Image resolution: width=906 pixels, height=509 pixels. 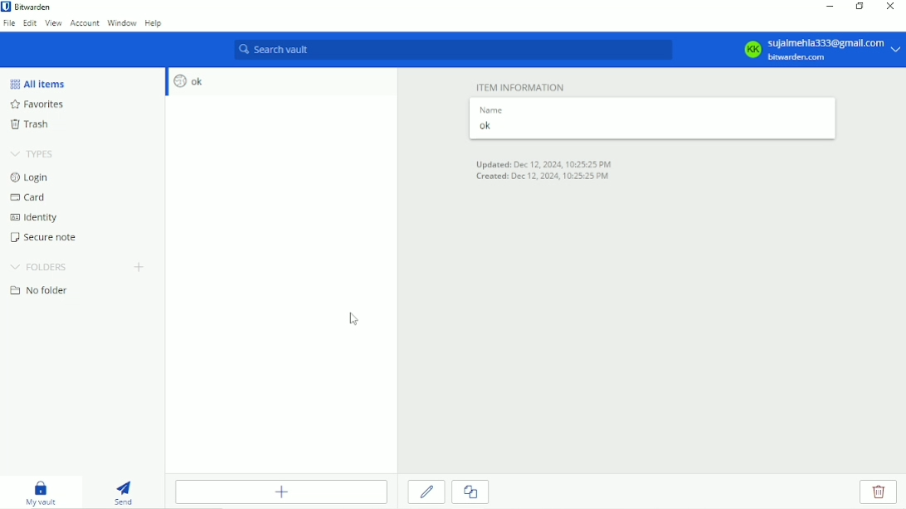 What do you see at coordinates (53, 22) in the screenshot?
I see `View` at bounding box center [53, 22].